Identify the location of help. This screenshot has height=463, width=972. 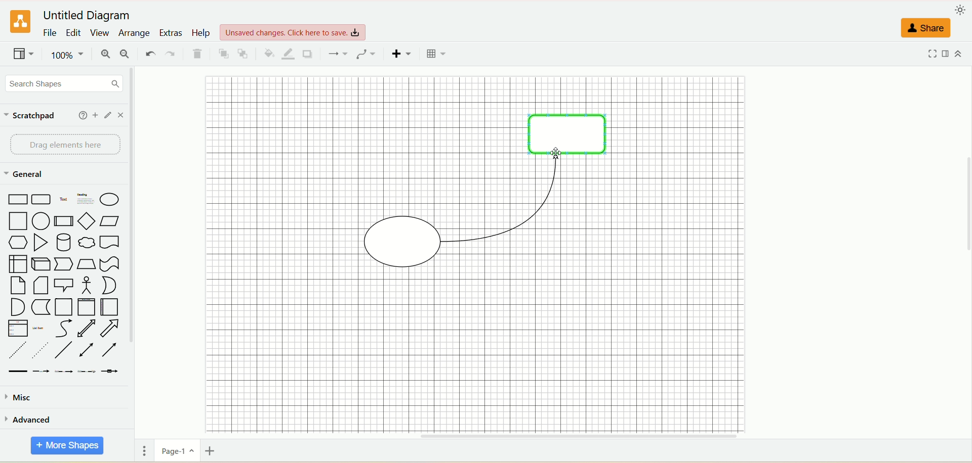
(201, 33).